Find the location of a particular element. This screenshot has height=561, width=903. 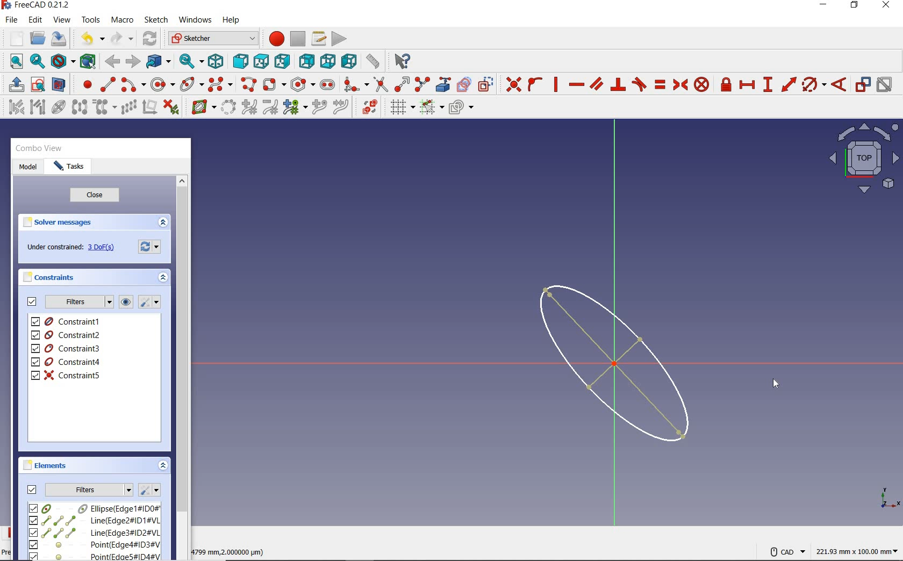

create polyline is located at coordinates (248, 84).